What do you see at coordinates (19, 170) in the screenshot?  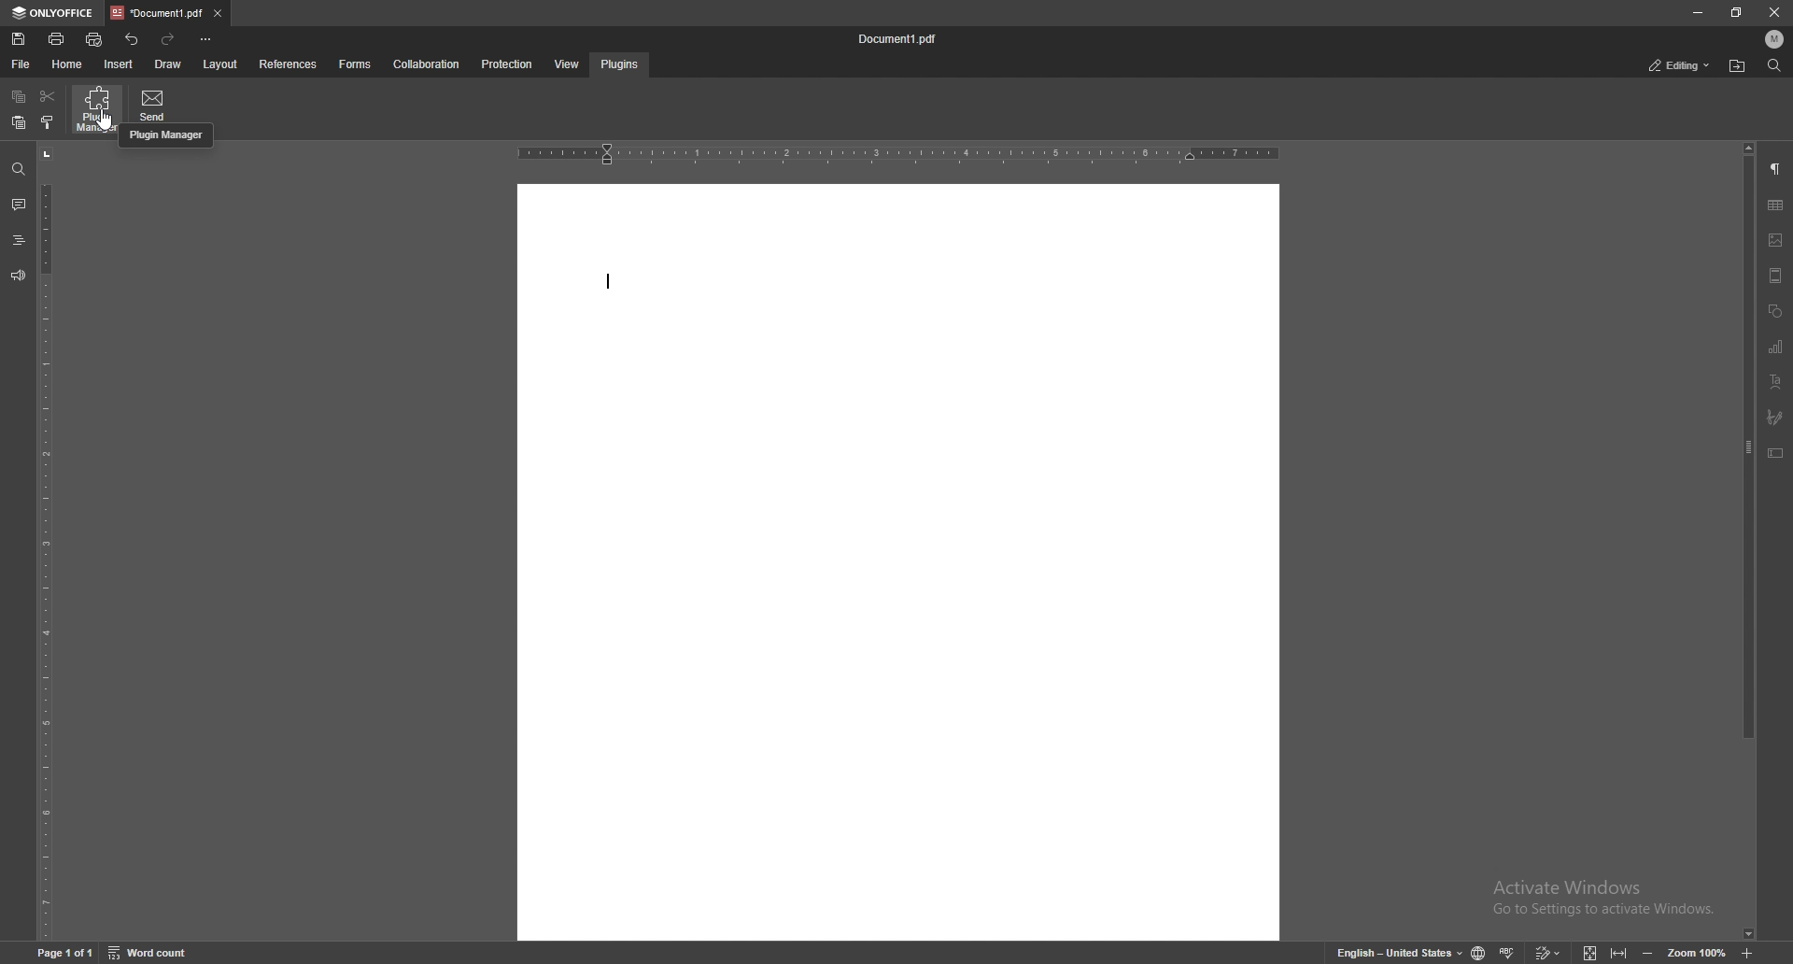 I see `find` at bounding box center [19, 170].